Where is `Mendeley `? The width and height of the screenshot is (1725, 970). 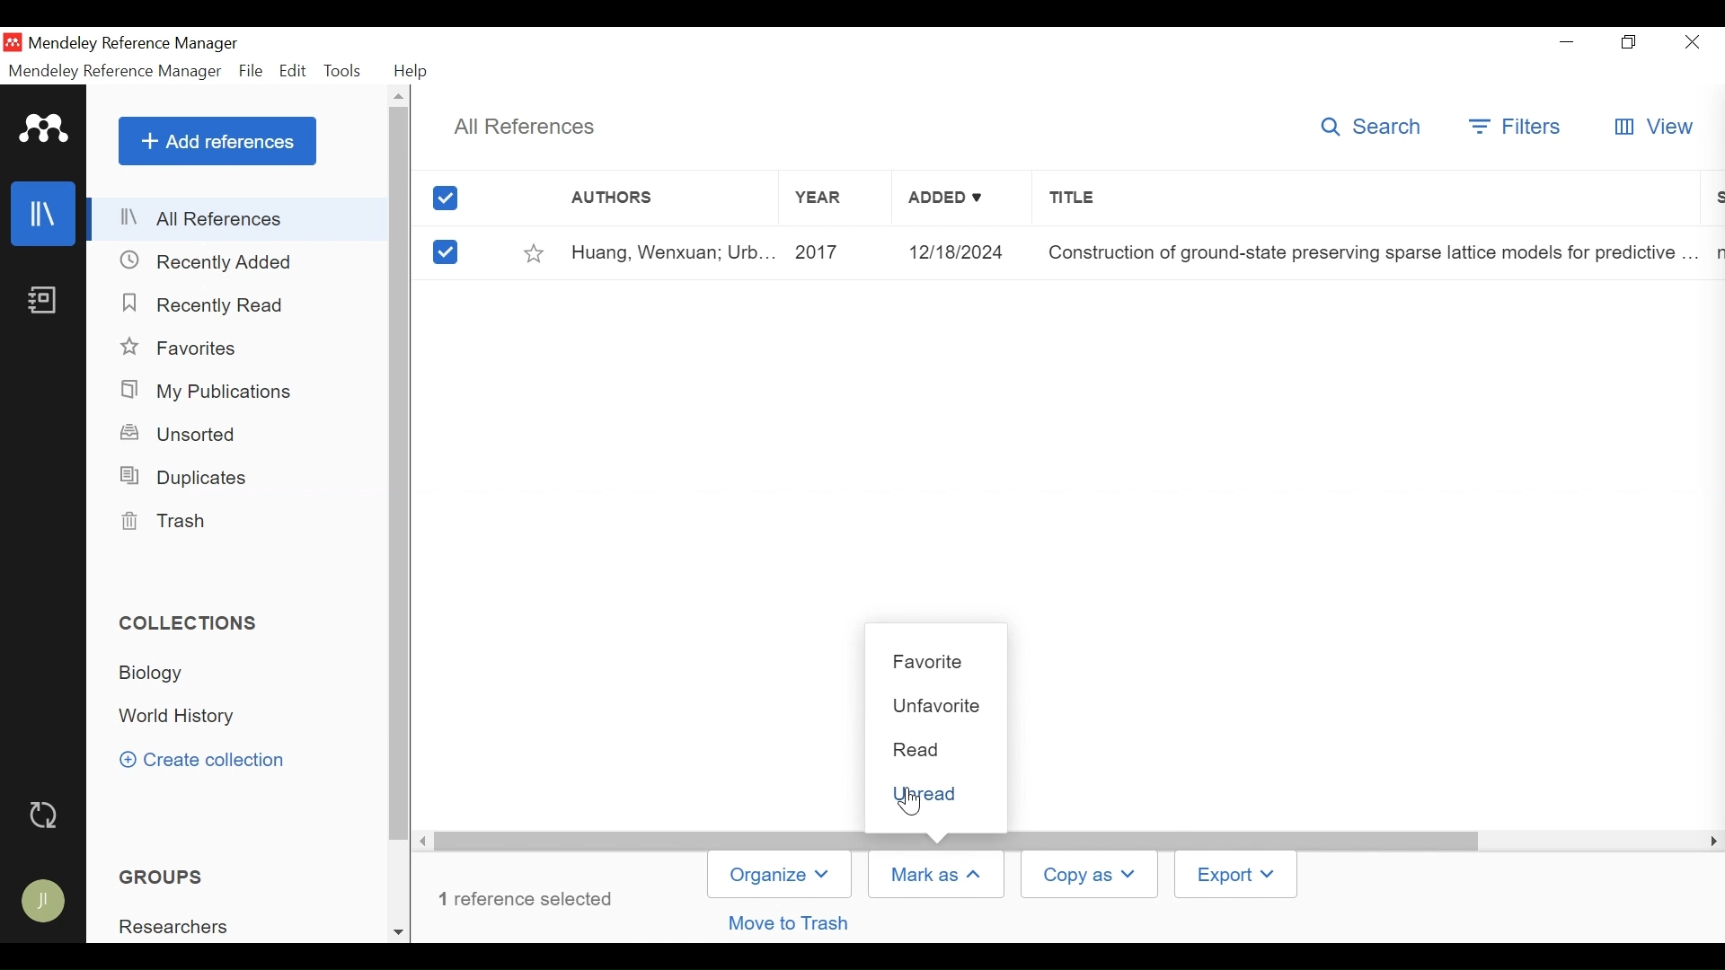 Mendeley  is located at coordinates (47, 130).